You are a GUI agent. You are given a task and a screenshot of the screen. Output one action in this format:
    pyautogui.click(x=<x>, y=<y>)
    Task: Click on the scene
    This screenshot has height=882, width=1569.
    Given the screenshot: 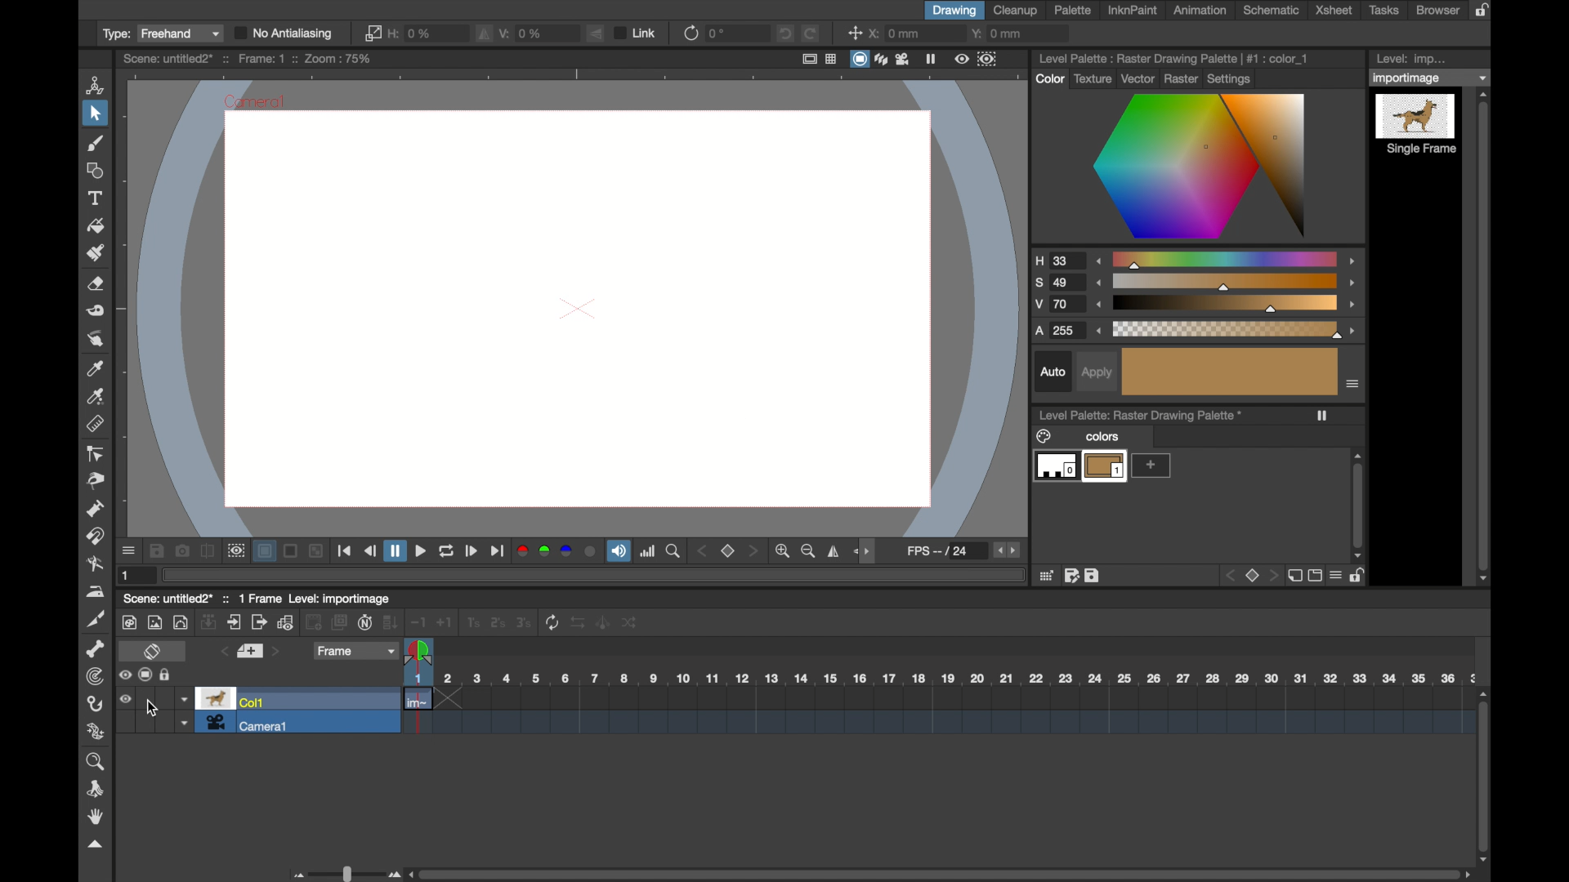 What is the action you would take?
    pyautogui.click(x=937, y=713)
    